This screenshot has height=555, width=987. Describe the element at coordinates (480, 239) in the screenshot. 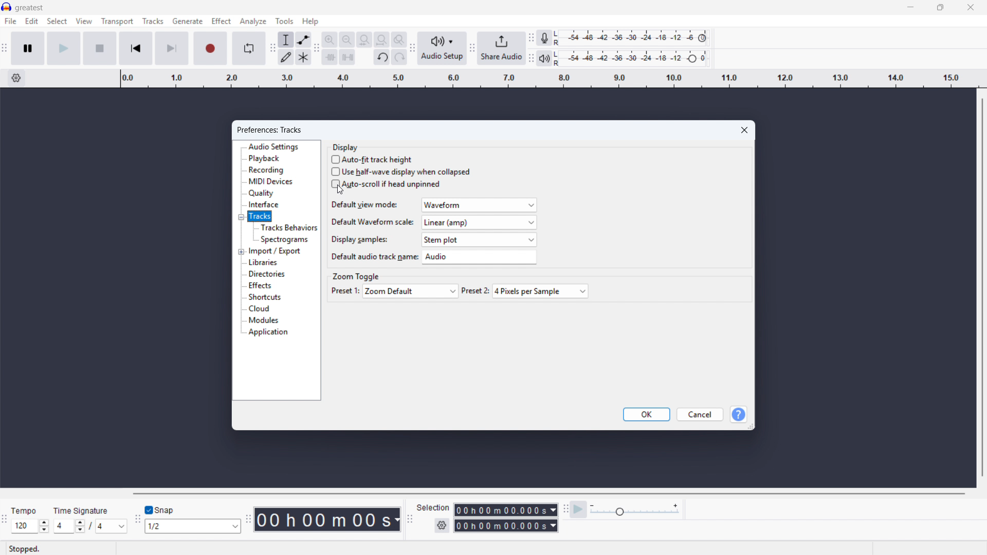

I see `Display samples ` at that location.